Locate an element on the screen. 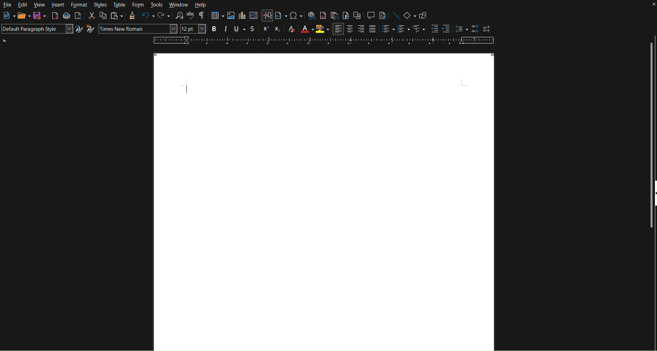  Superscript is located at coordinates (265, 29).